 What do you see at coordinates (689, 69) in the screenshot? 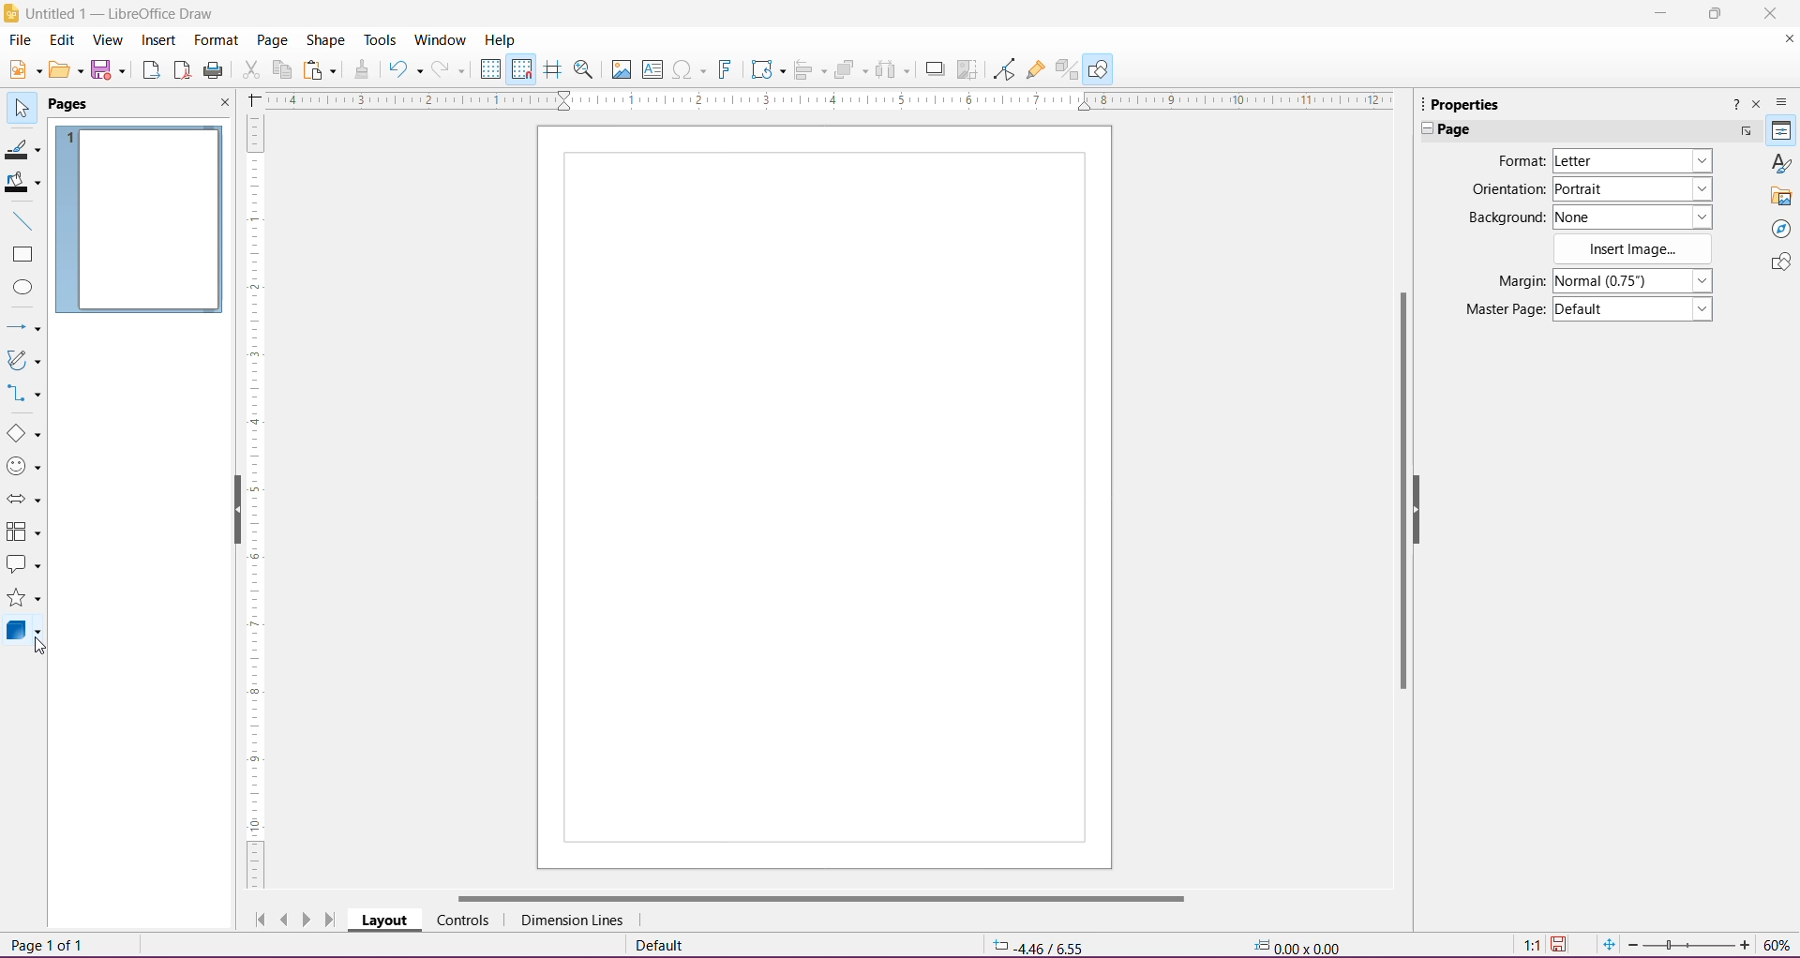
I see `Insert Special Characters` at bounding box center [689, 69].